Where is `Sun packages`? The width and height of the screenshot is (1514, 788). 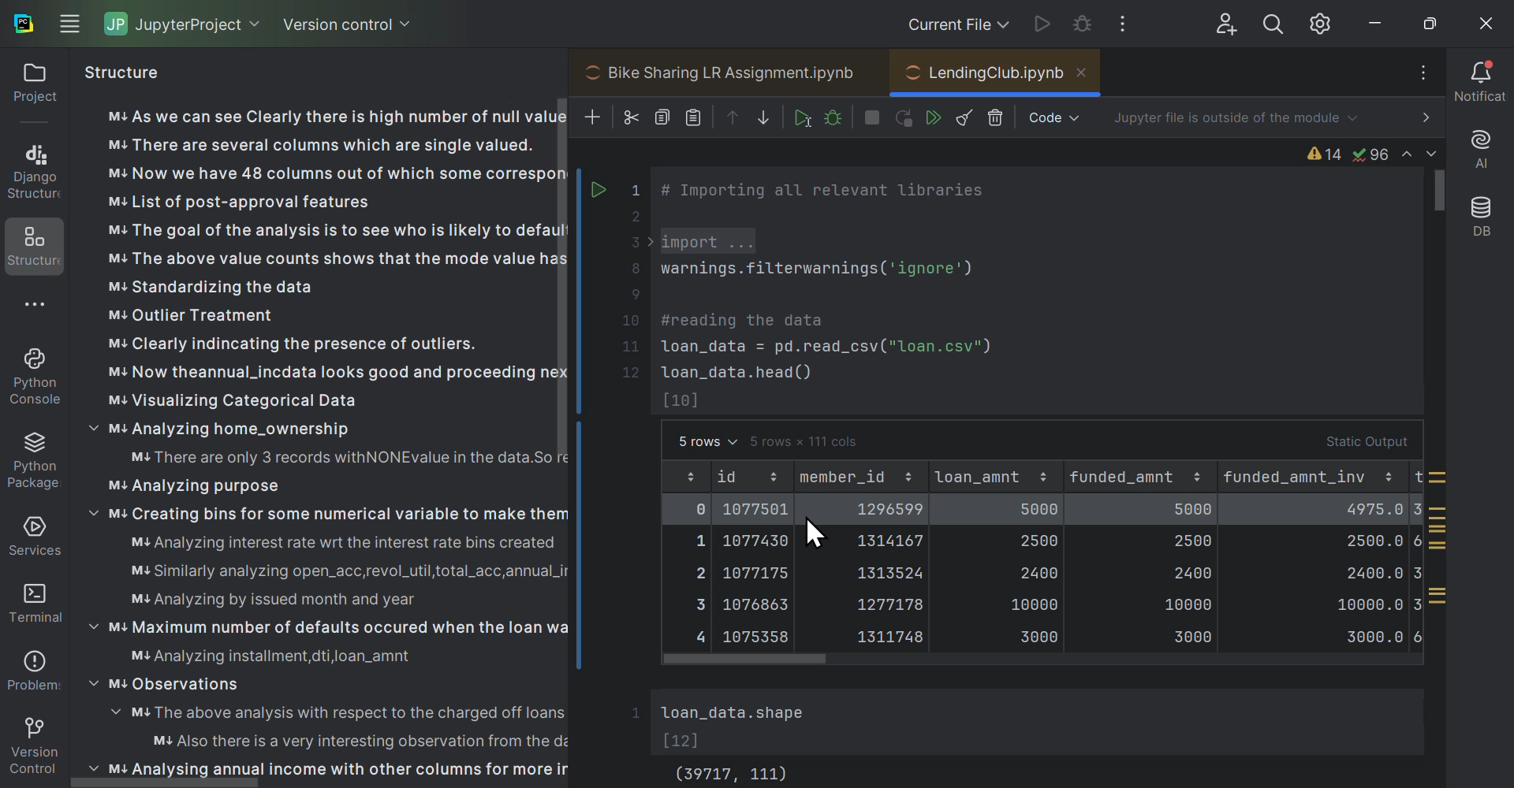
Sun packages is located at coordinates (32, 462).